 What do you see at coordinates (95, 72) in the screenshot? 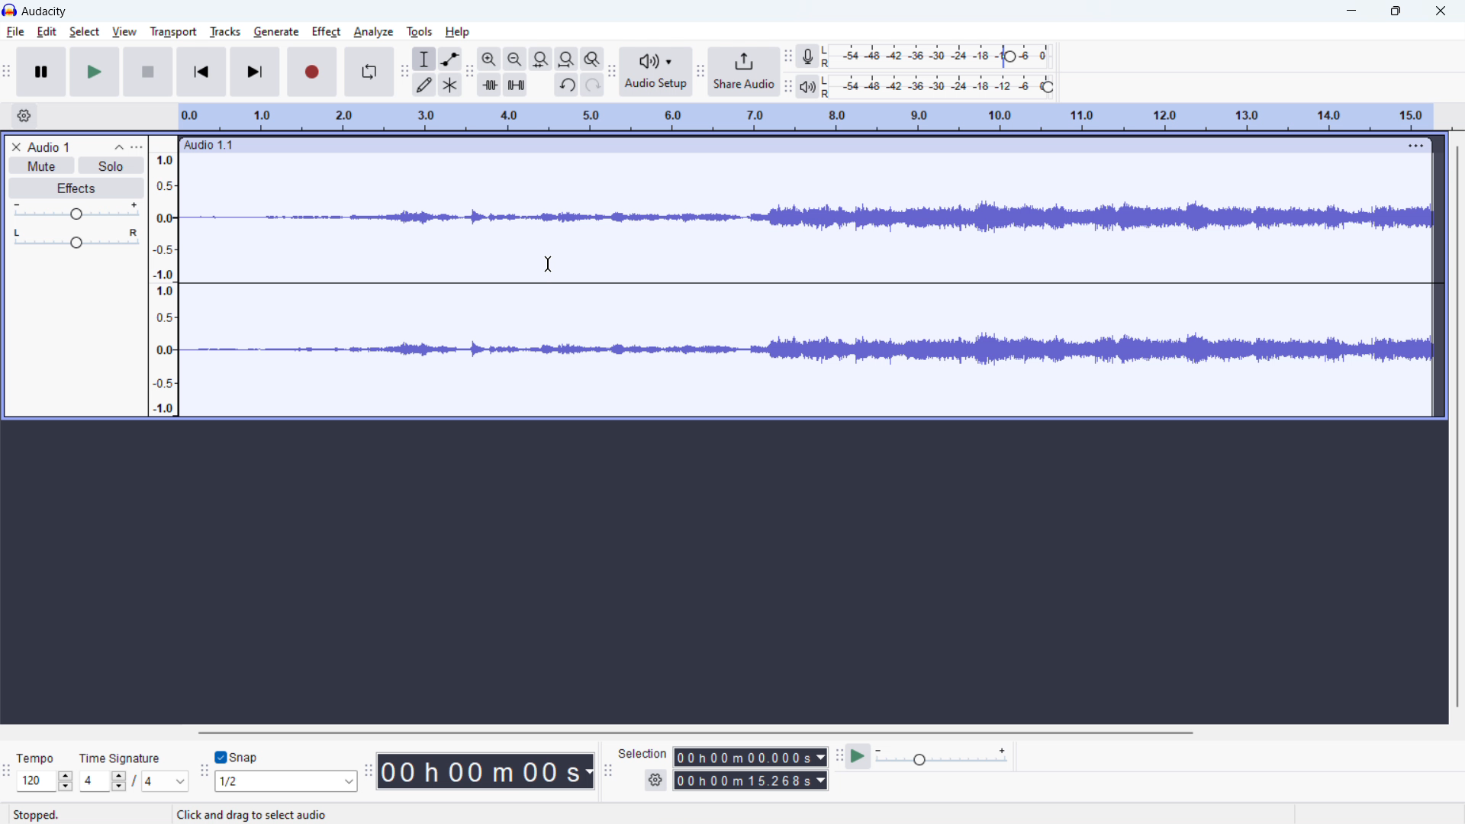
I see `play` at bounding box center [95, 72].